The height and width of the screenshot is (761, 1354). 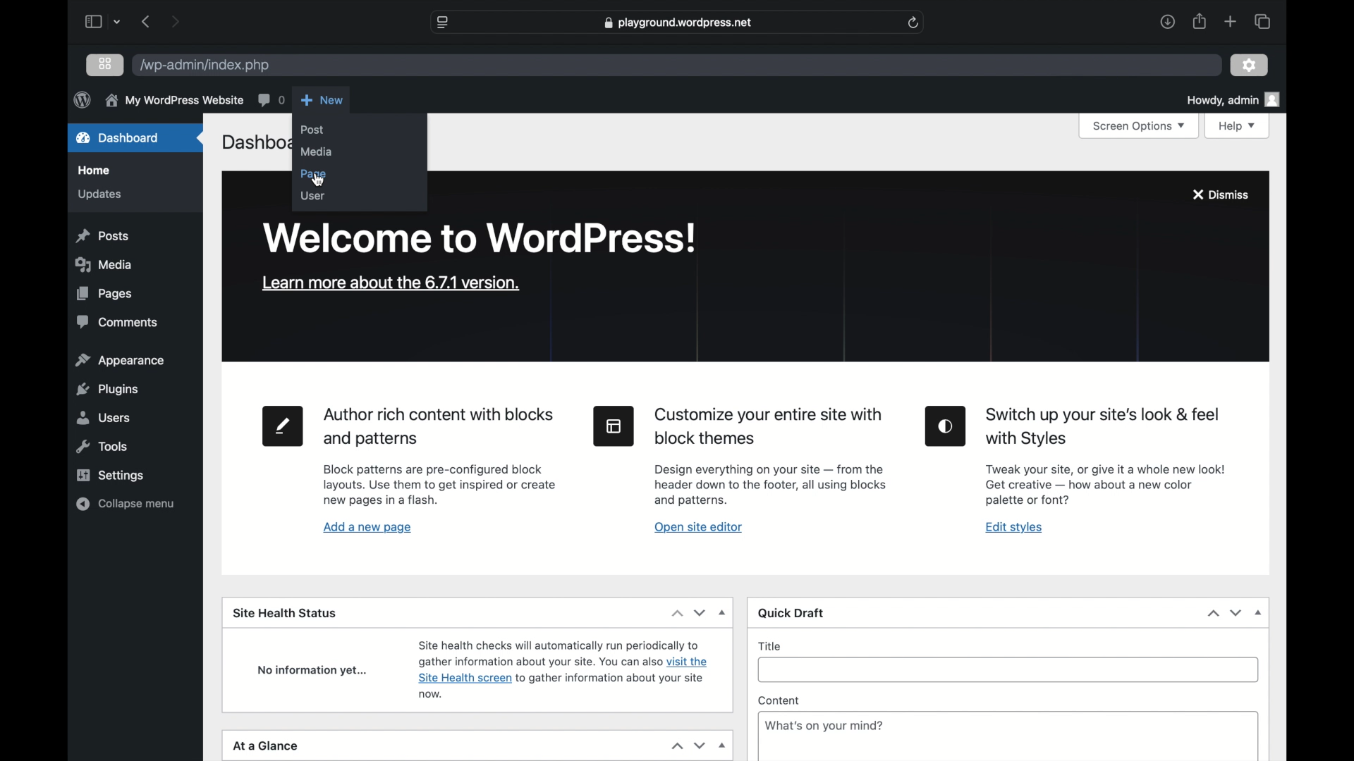 What do you see at coordinates (82, 99) in the screenshot?
I see `wordpress` at bounding box center [82, 99].